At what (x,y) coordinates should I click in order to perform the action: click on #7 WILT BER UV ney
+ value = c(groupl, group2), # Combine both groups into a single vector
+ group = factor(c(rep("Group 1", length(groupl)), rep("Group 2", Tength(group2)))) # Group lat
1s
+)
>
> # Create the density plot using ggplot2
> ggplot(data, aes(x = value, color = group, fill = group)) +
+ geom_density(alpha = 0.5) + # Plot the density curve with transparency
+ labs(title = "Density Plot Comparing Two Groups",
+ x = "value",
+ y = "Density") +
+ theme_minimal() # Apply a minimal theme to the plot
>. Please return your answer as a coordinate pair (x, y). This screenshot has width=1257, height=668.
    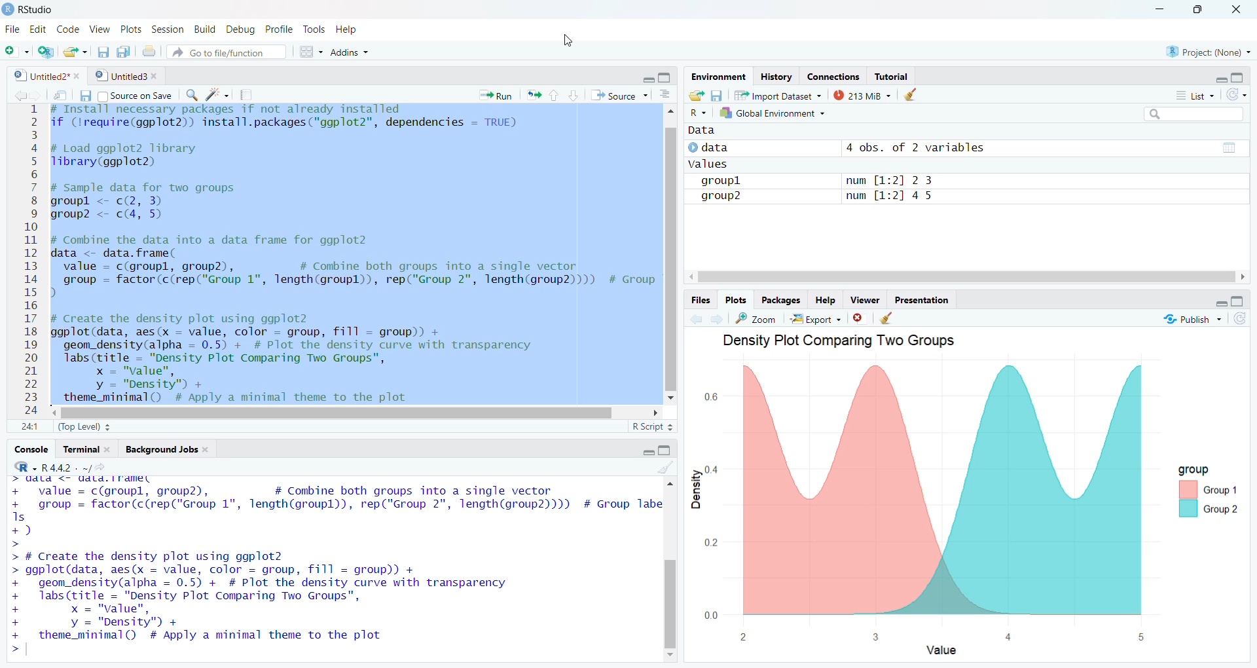
    Looking at the image, I should click on (329, 566).